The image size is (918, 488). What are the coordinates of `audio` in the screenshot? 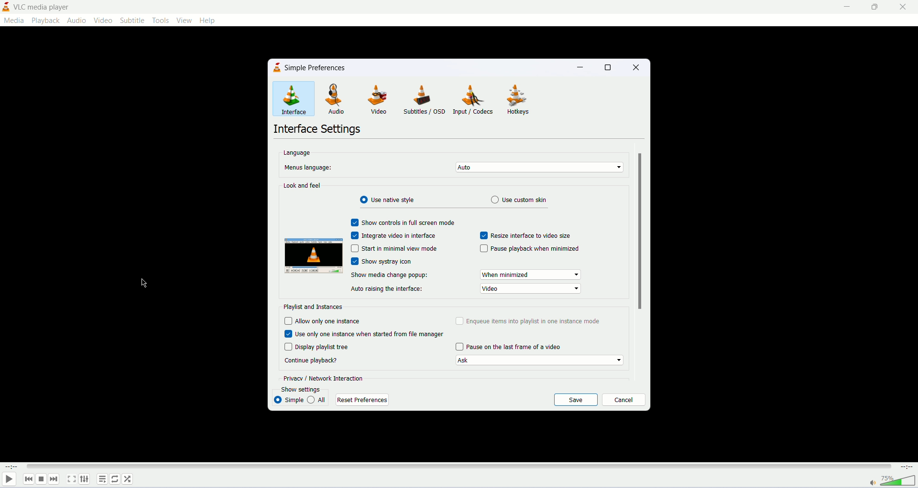 It's located at (76, 20).